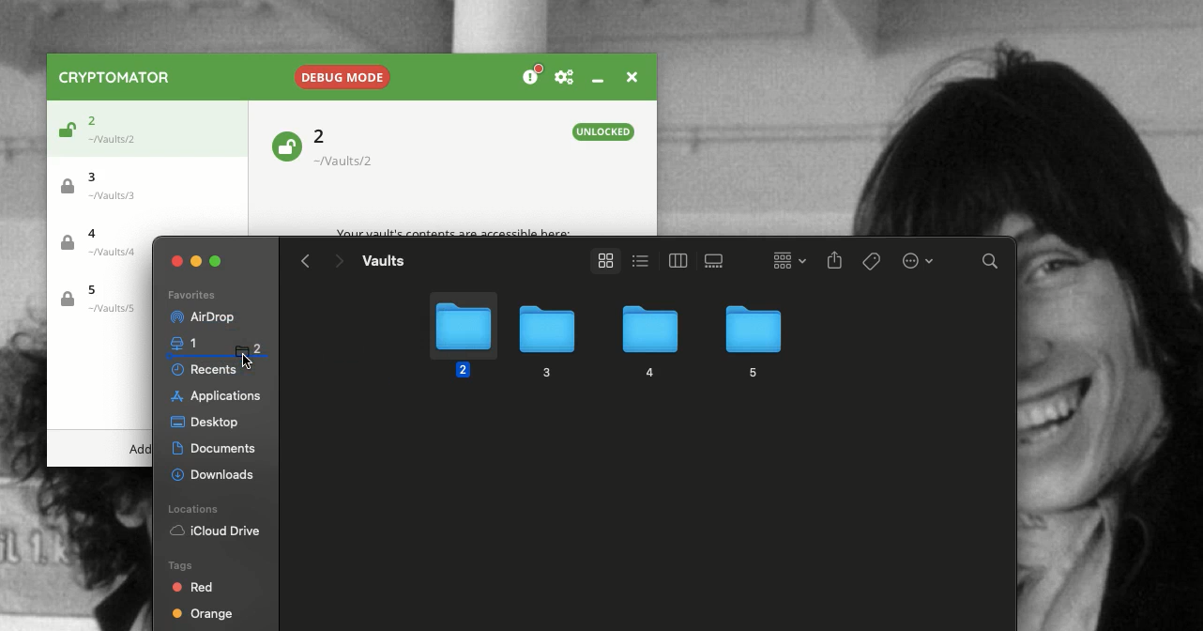 This screenshot has width=1203, height=631. What do you see at coordinates (338, 263) in the screenshot?
I see `Forward` at bounding box center [338, 263].